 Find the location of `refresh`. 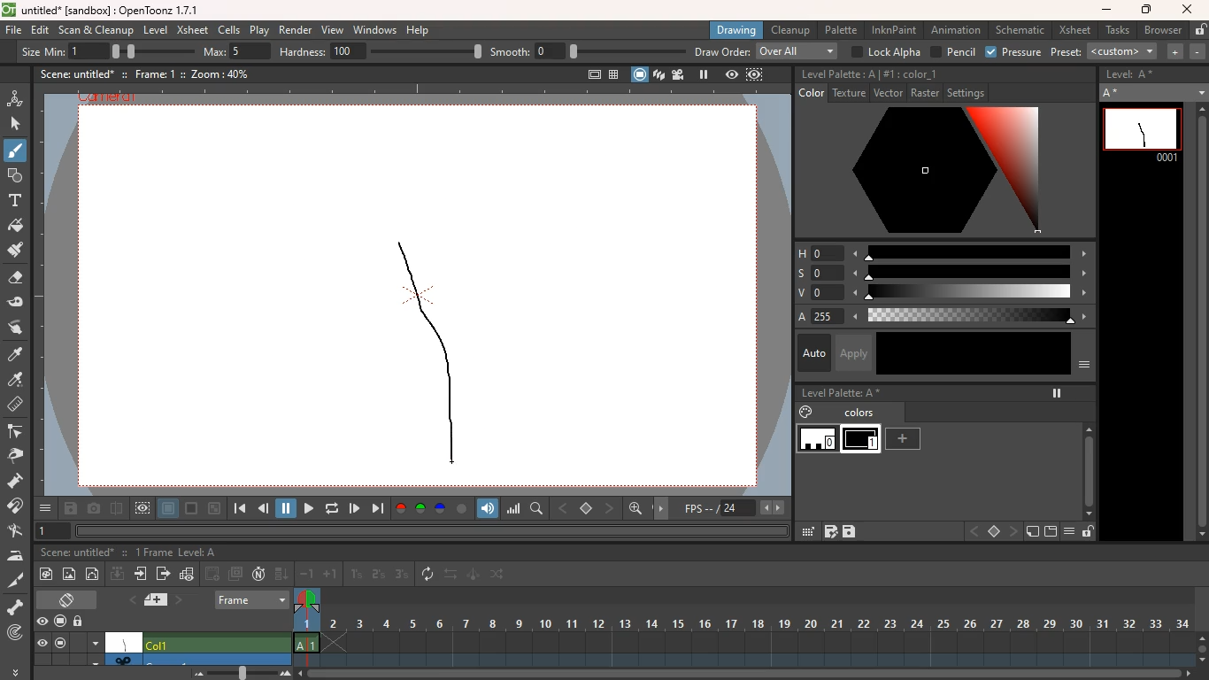

refresh is located at coordinates (428, 574).